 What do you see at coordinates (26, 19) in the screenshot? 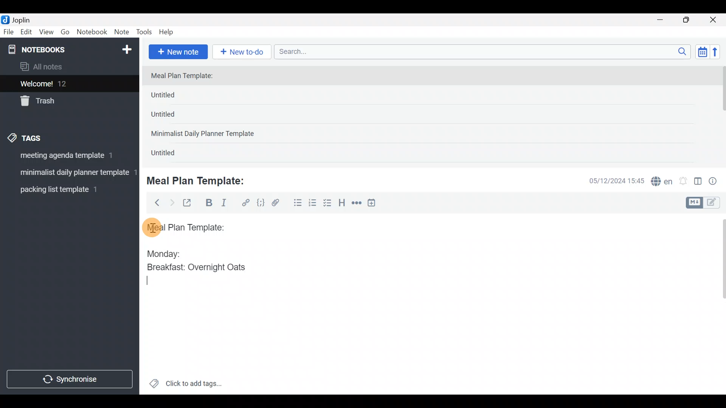
I see `Joplin` at bounding box center [26, 19].